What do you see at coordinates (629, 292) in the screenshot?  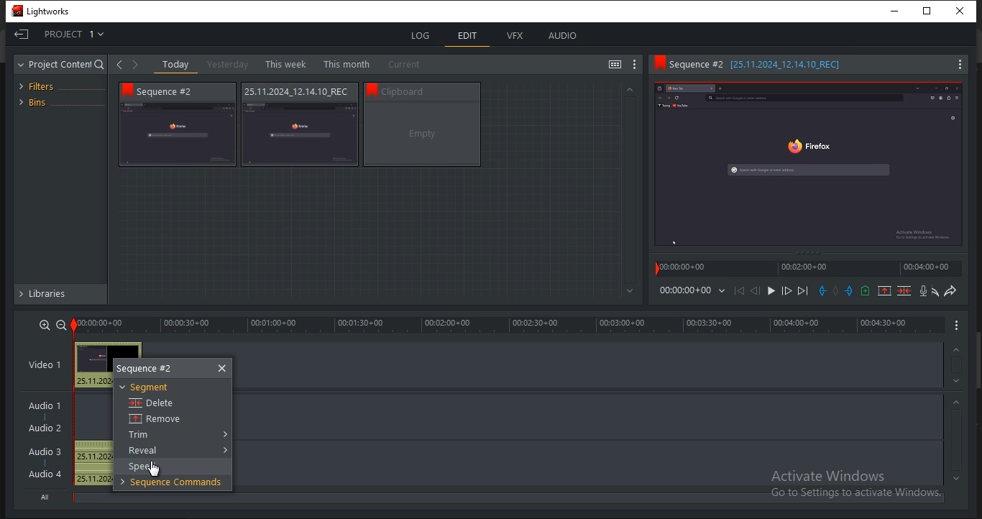 I see `Greyed out down arrow` at bounding box center [629, 292].